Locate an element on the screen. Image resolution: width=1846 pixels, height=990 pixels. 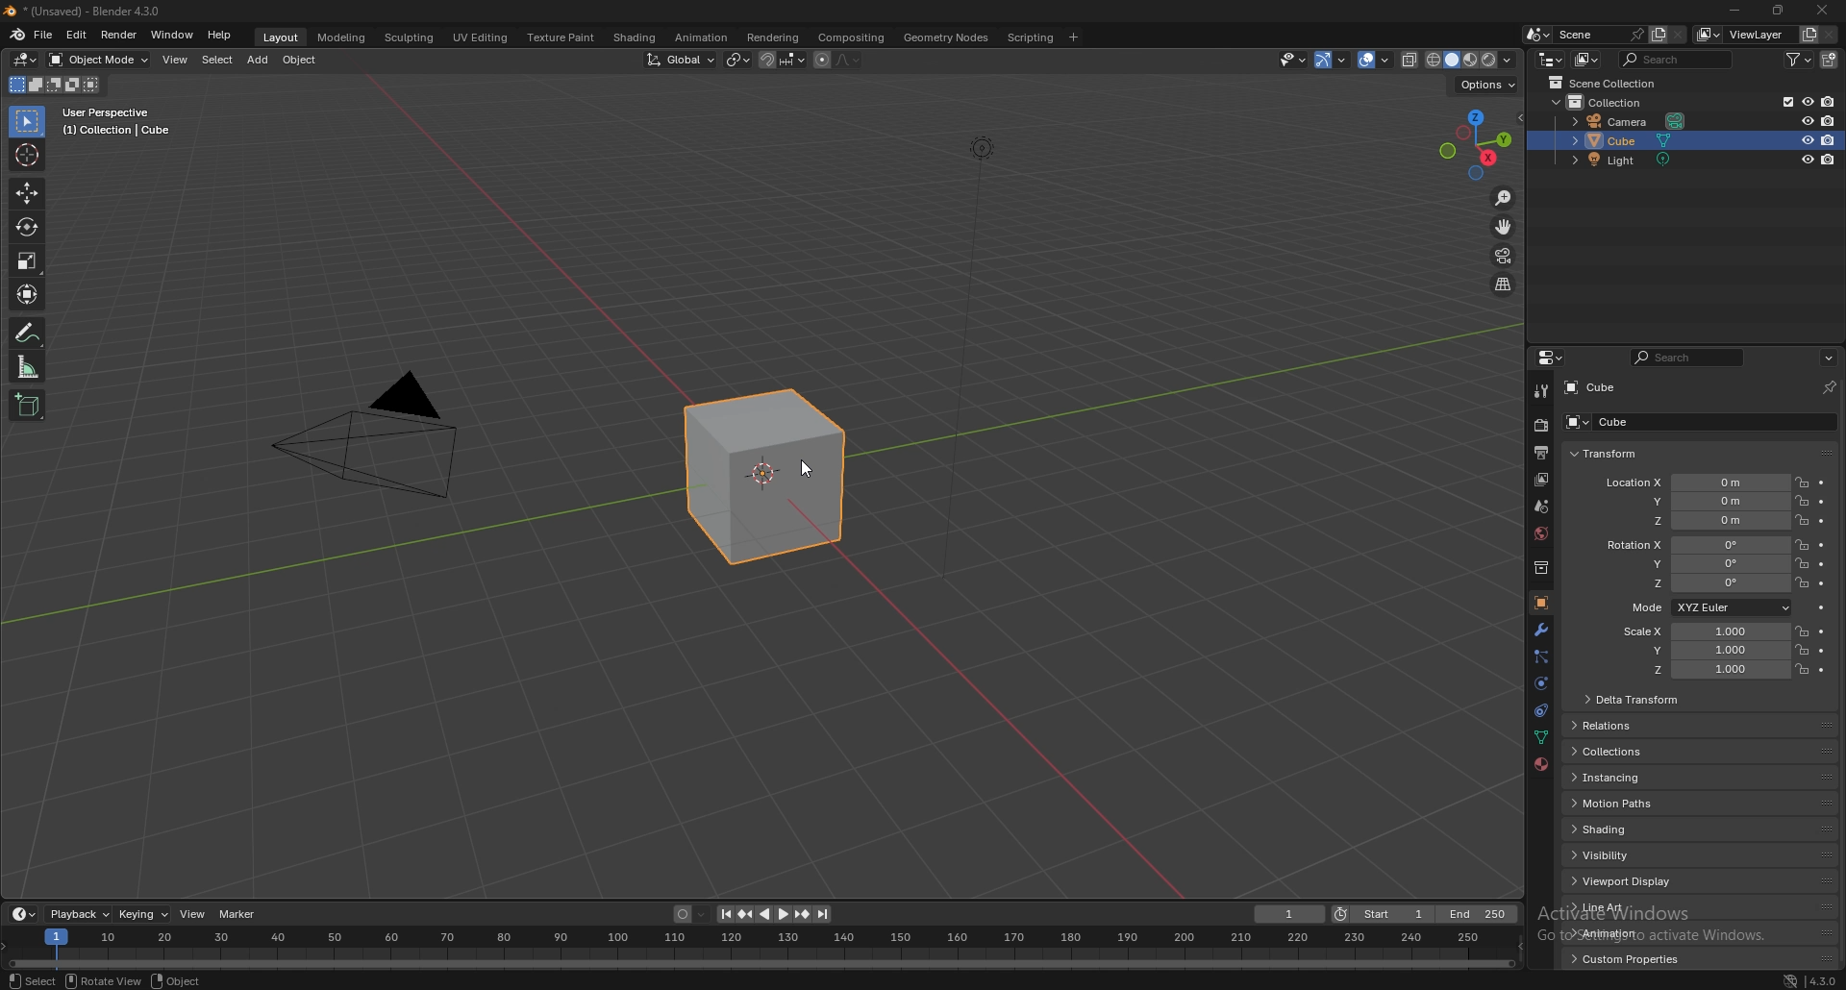
mode is located at coordinates (1707, 607).